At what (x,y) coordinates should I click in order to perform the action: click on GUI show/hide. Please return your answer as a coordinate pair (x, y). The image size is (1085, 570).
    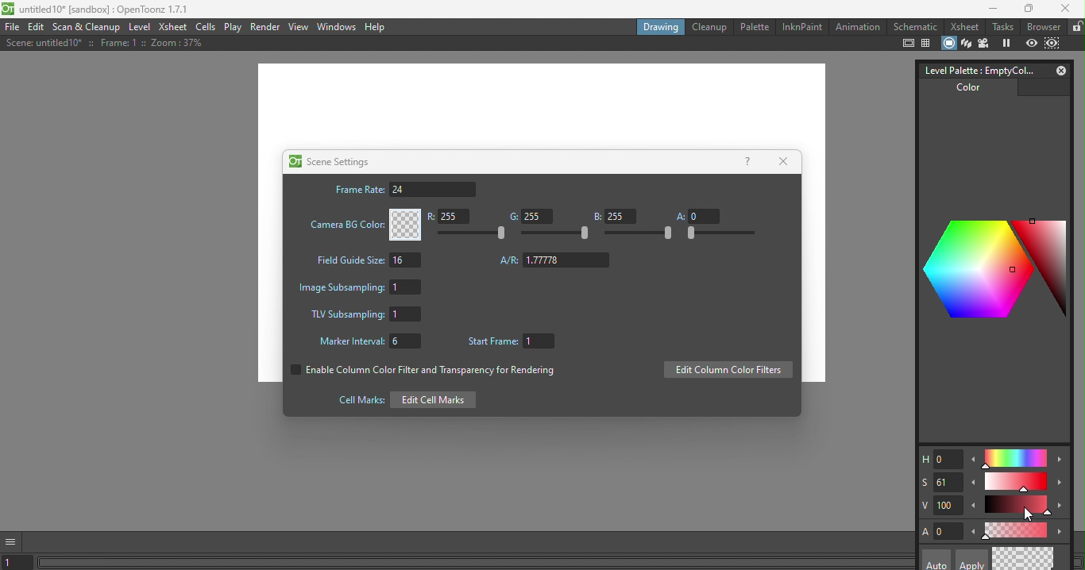
    Looking at the image, I should click on (14, 541).